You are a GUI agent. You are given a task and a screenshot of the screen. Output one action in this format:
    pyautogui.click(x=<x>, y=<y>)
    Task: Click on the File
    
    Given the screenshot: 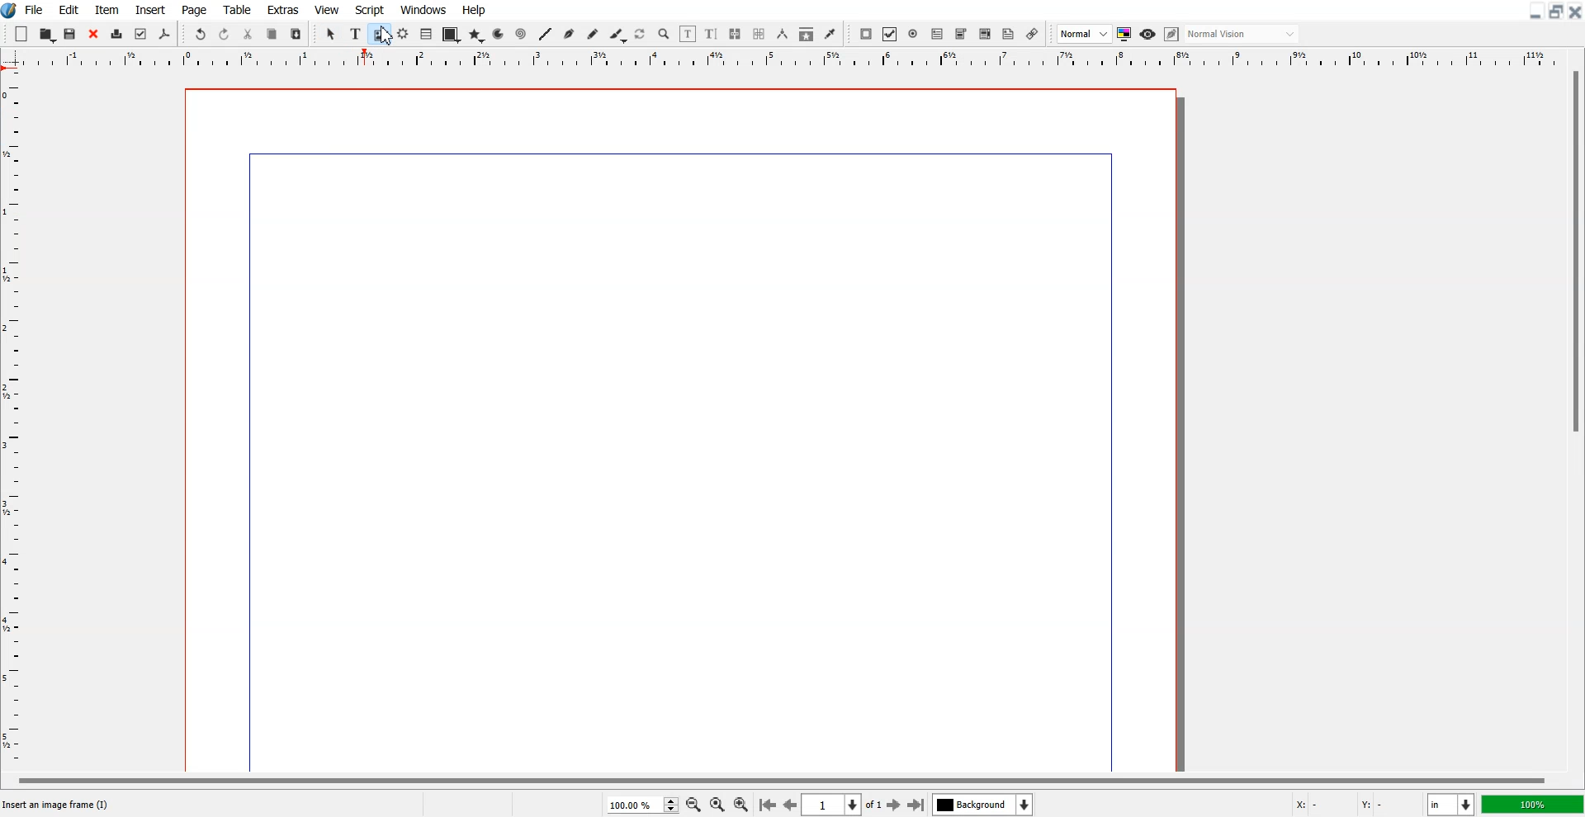 What is the action you would take?
    pyautogui.click(x=35, y=9)
    